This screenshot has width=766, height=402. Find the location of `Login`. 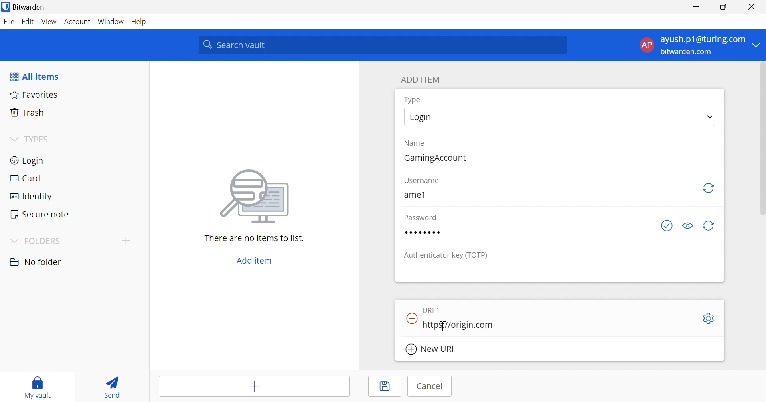

Login is located at coordinates (28, 161).